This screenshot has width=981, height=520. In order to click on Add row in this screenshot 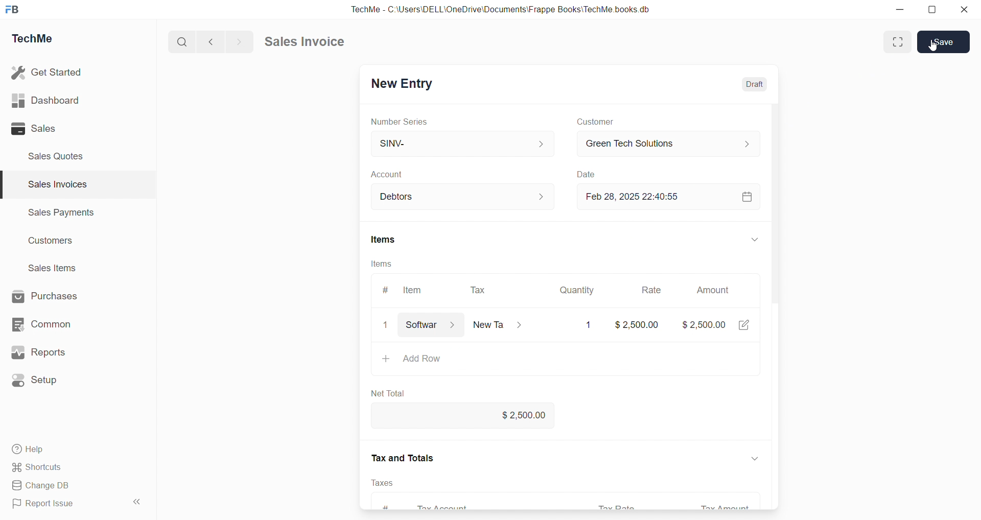, I will do `click(429, 359)`.